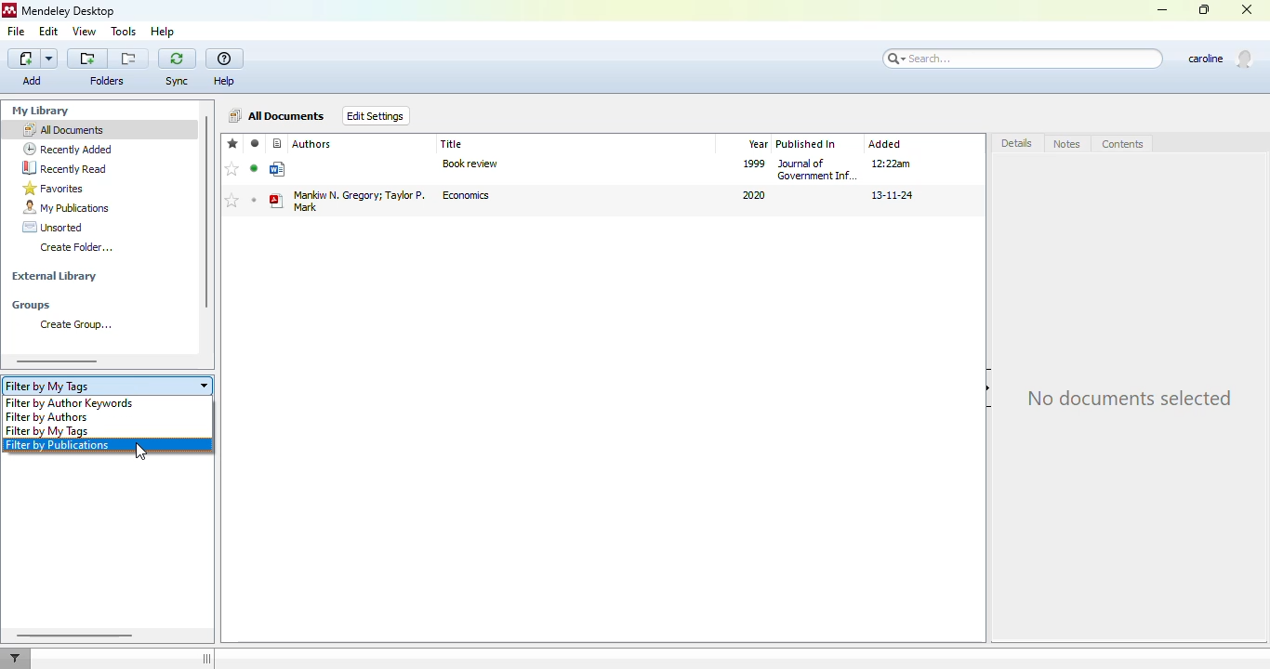 The width and height of the screenshot is (1270, 669). I want to click on cursor, so click(141, 451).